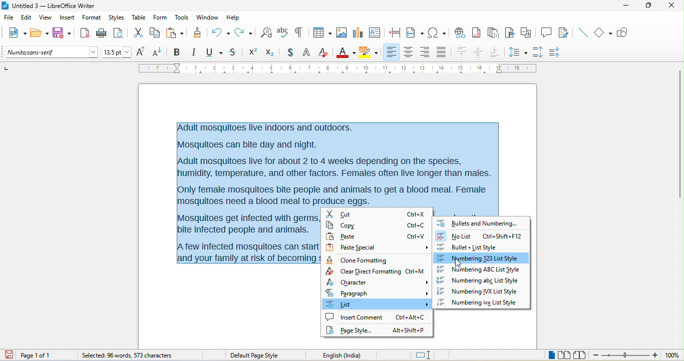 The image size is (684, 361). I want to click on clear direct formatting, so click(324, 53).